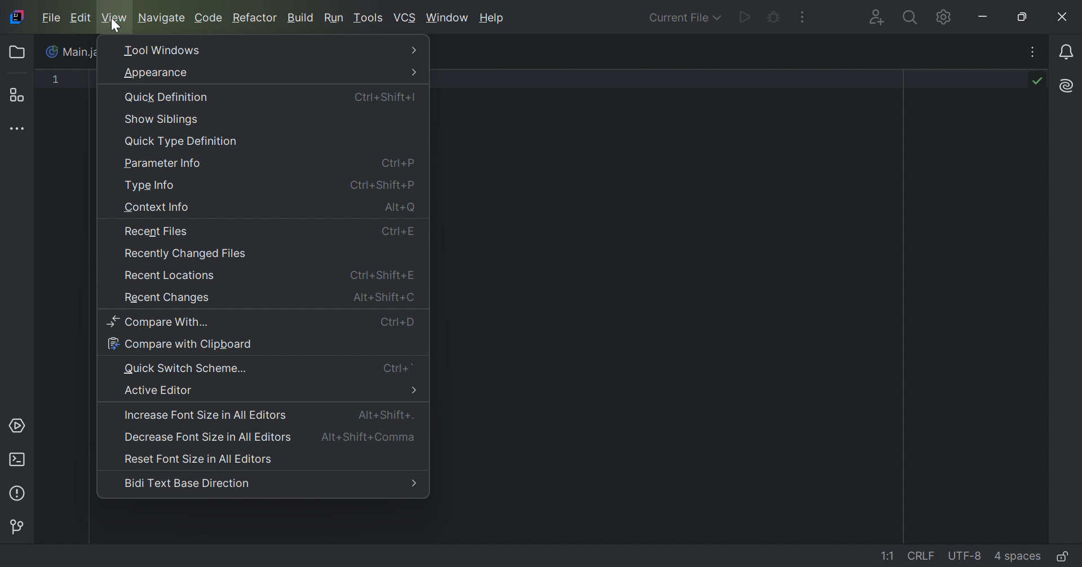  I want to click on Search everywhere, so click(909, 19).